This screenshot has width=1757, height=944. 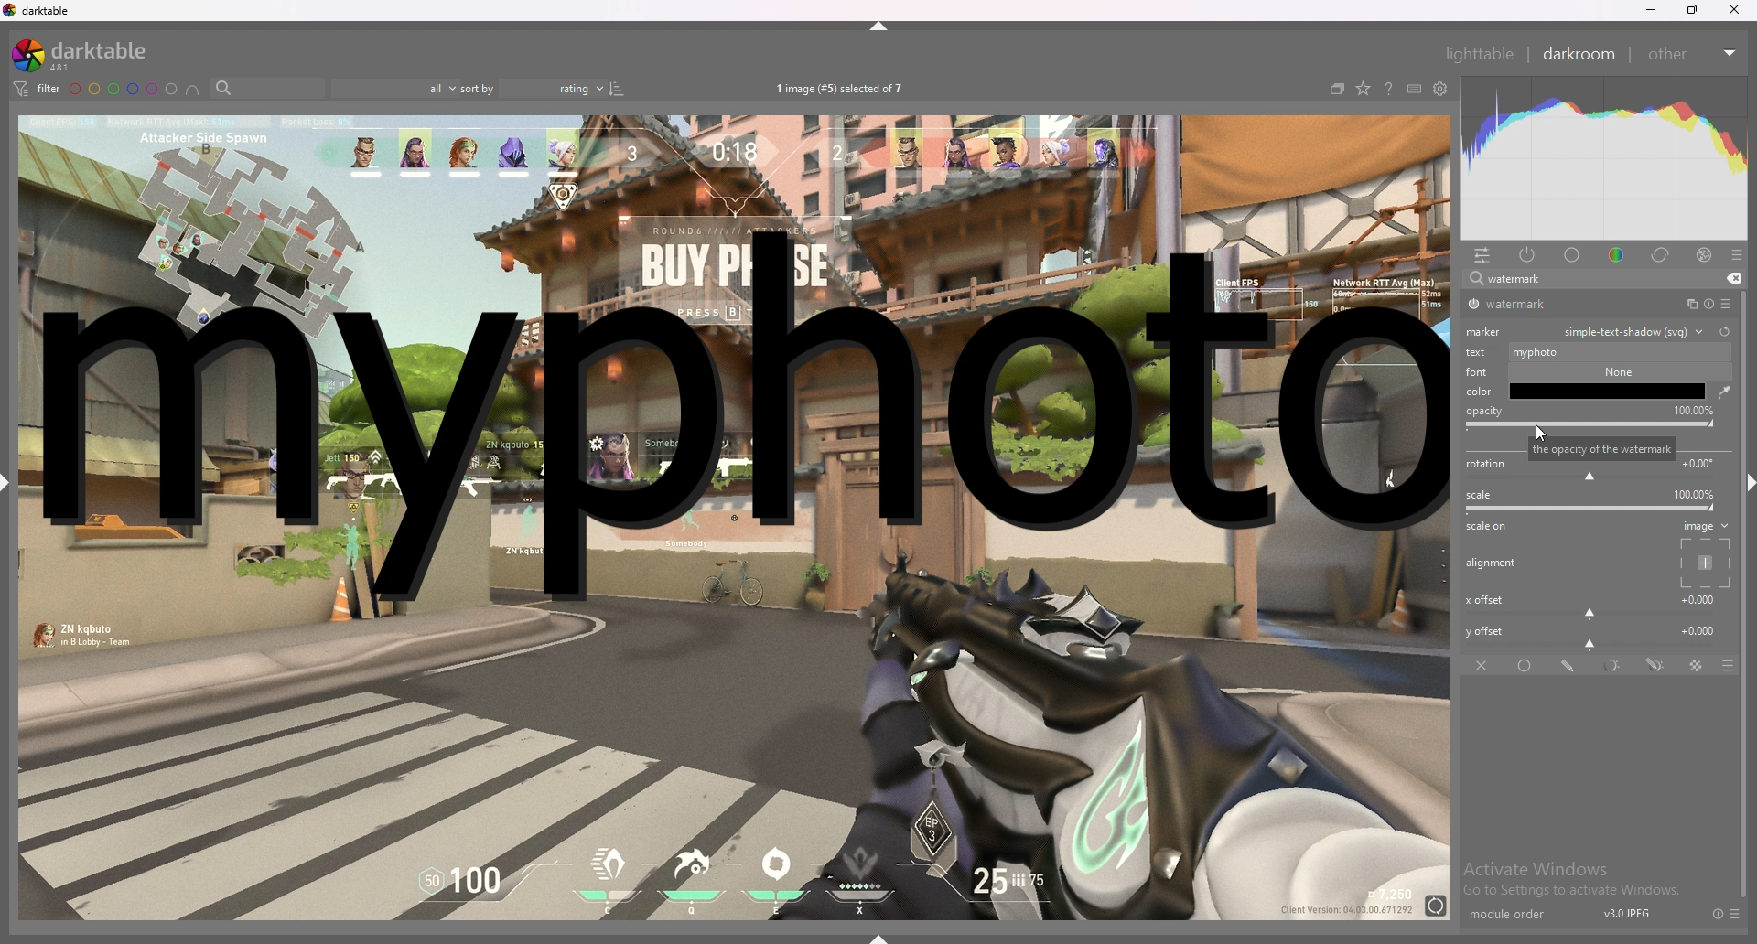 I want to click on scroll bar, so click(x=1746, y=698).